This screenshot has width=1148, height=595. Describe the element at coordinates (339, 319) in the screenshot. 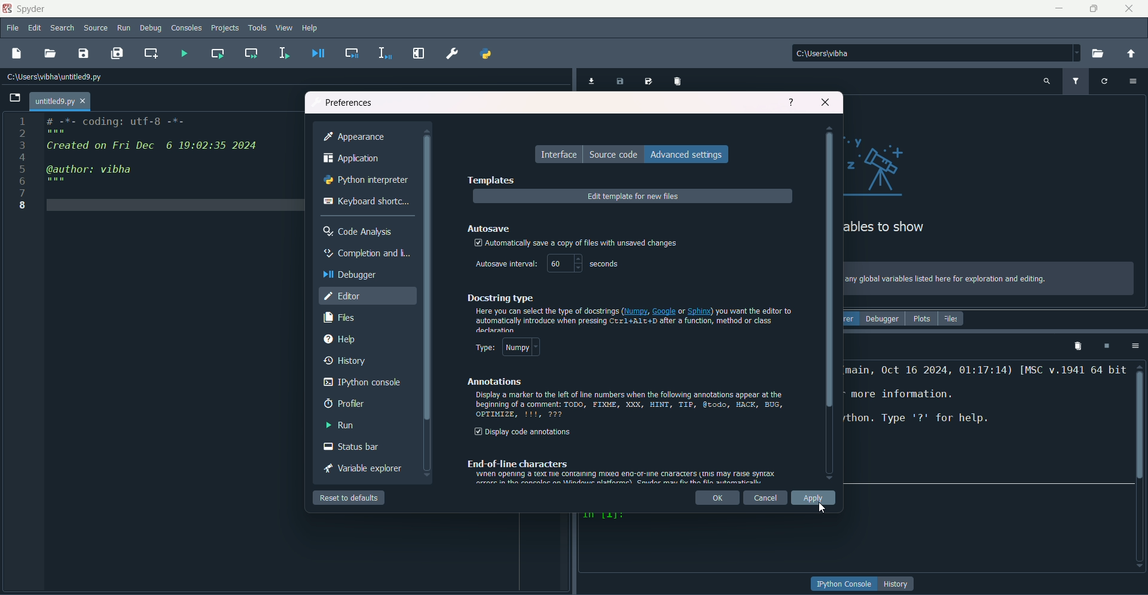

I see `files` at that location.